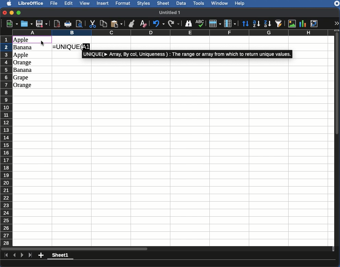 The width and height of the screenshot is (340, 267). I want to click on Expand, so click(337, 23).